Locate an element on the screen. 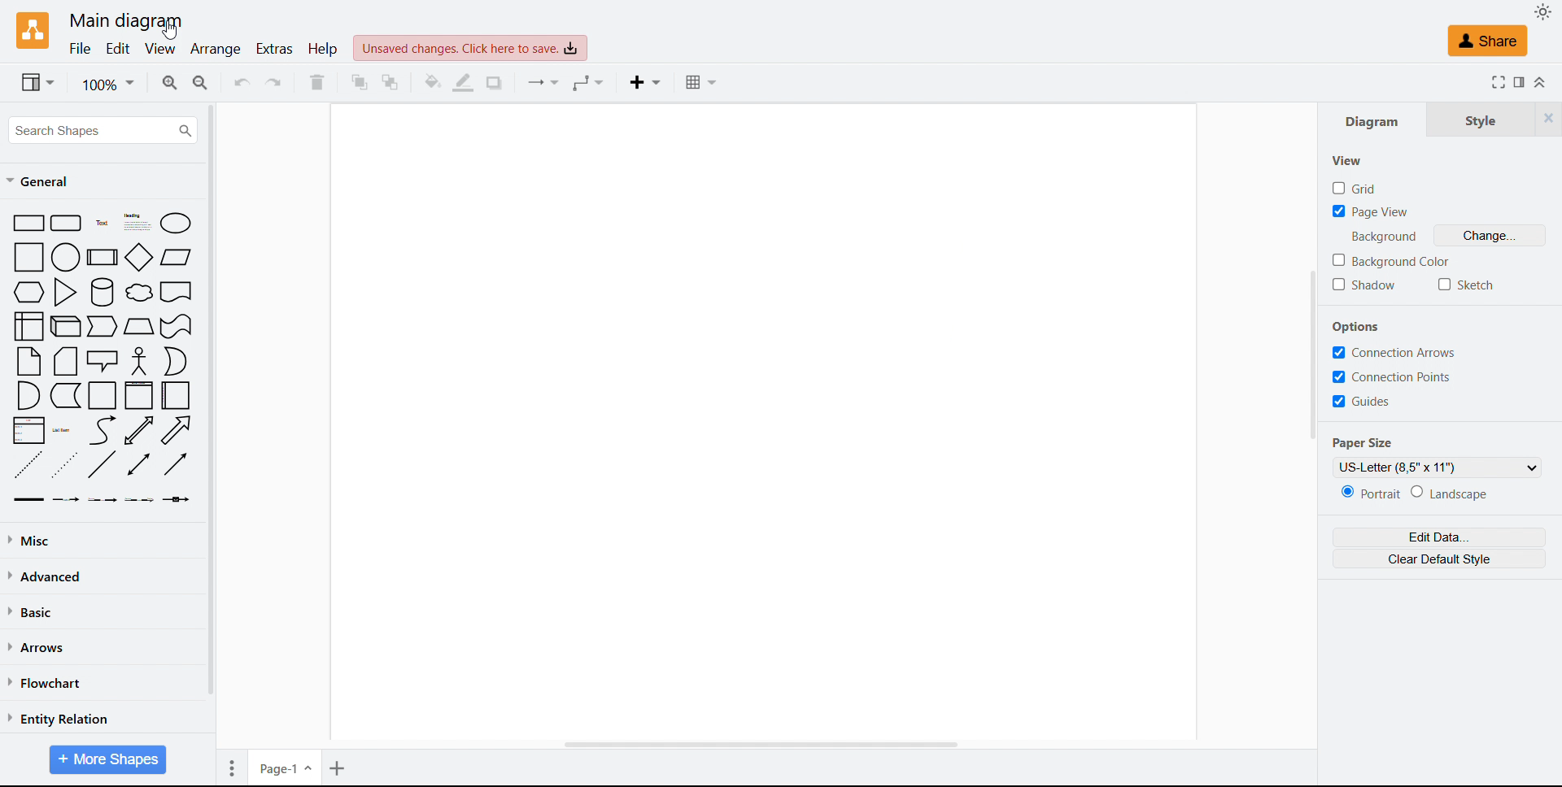  Page option  is located at coordinates (232, 767).